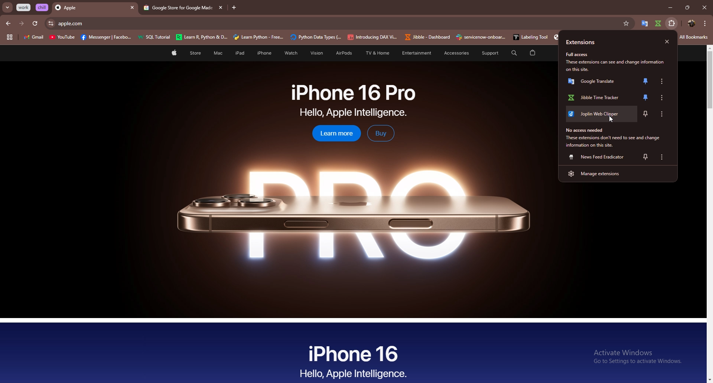  What do you see at coordinates (354, 360) in the screenshot?
I see `iPhone 16
Hello, Apple Intelligence.` at bounding box center [354, 360].